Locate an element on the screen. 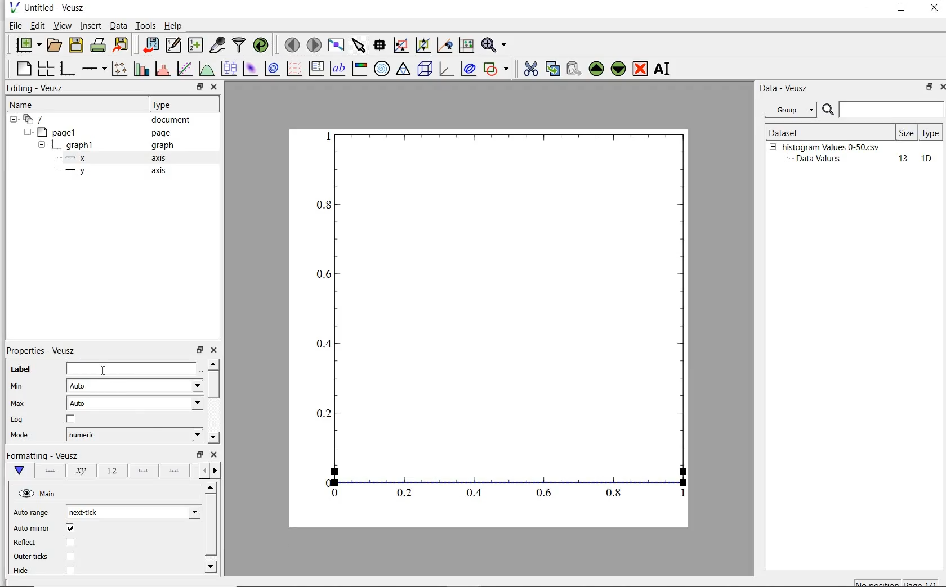 The image size is (946, 587). filter data is located at coordinates (239, 45).